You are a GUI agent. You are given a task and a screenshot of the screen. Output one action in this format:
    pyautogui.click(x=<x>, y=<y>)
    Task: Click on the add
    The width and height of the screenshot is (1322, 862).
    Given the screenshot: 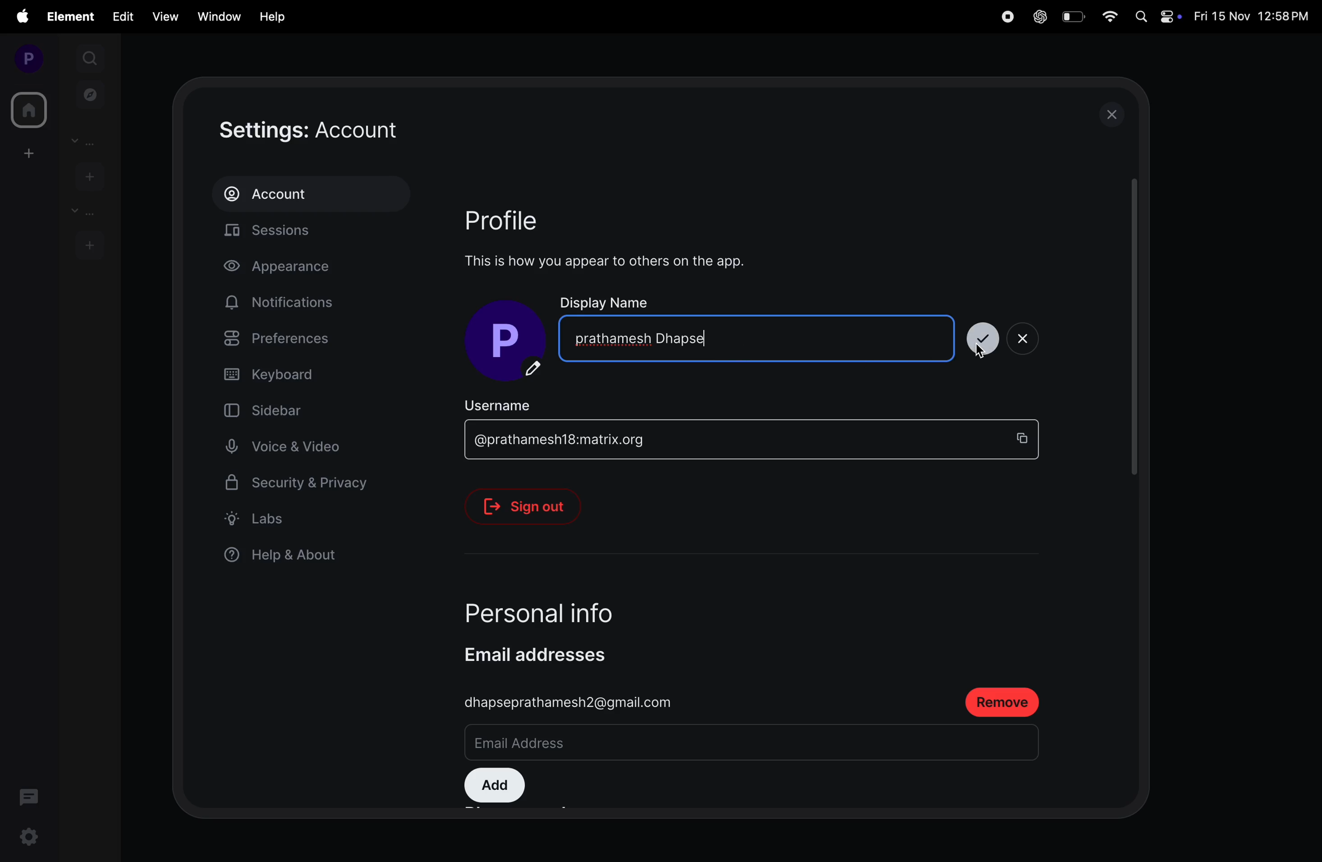 What is the action you would take?
    pyautogui.click(x=26, y=153)
    